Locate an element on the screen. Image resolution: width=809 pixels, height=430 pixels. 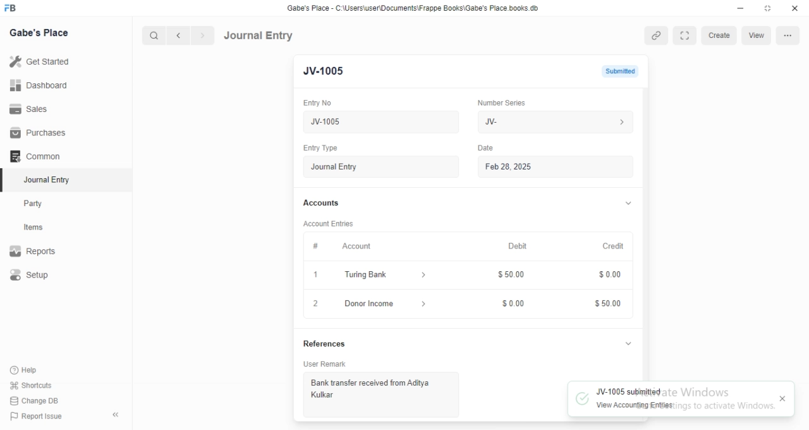
Get Started is located at coordinates (42, 61).